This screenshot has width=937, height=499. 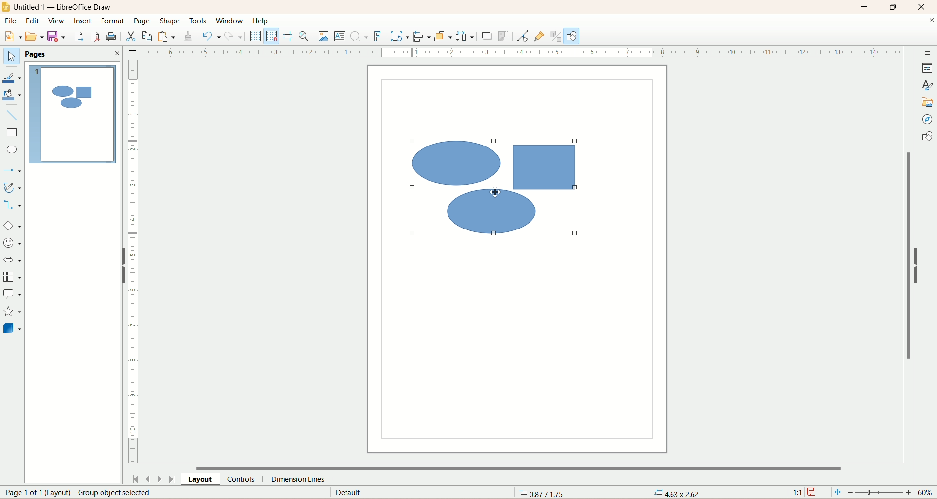 I want to click on shapes selected, so click(x=500, y=187).